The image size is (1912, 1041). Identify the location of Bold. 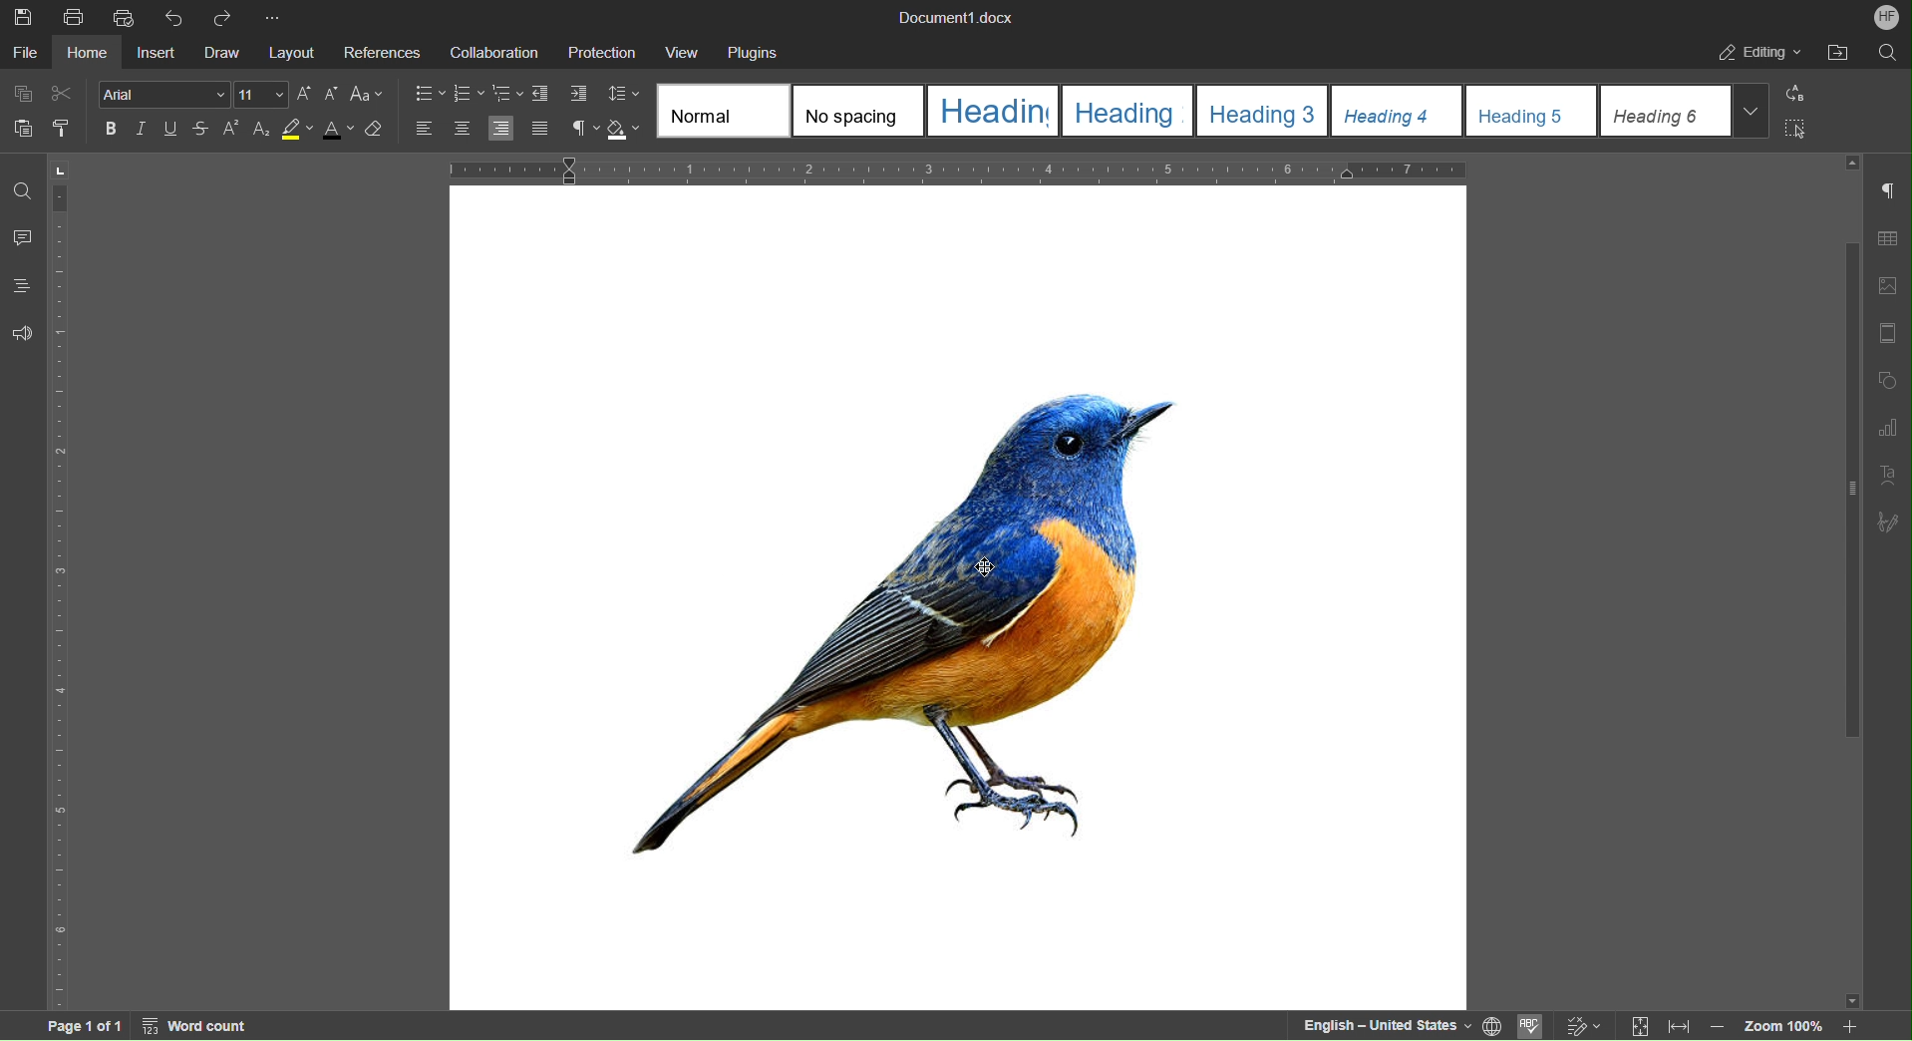
(113, 129).